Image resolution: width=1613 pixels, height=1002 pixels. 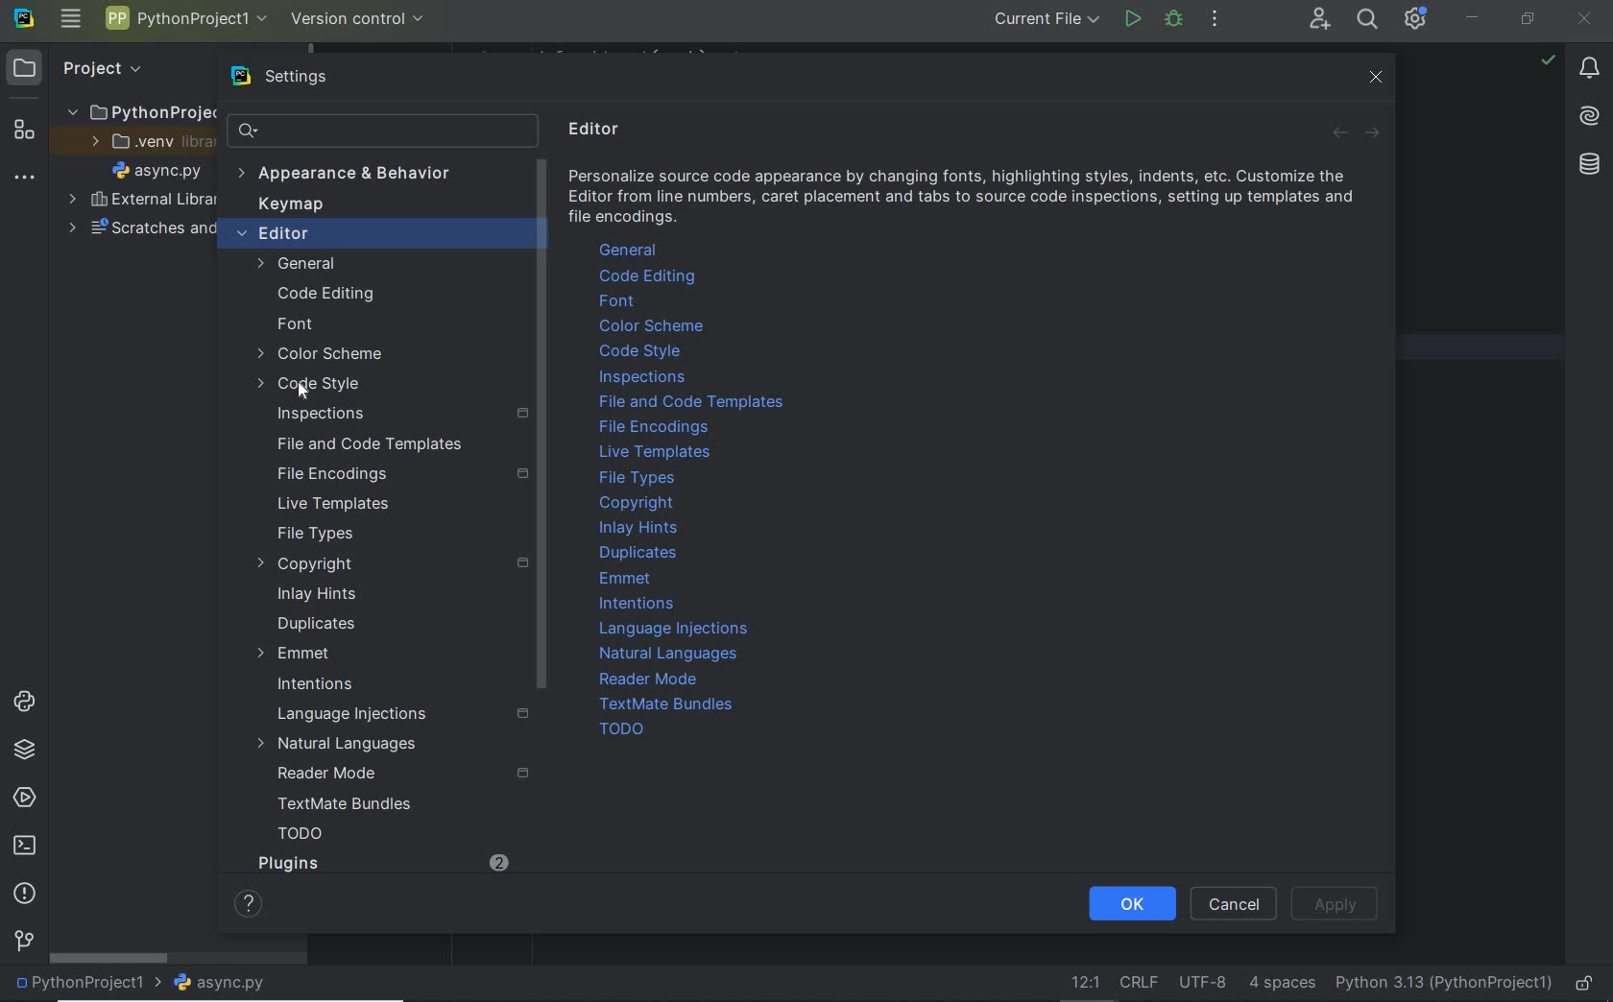 I want to click on search settings, so click(x=367, y=131).